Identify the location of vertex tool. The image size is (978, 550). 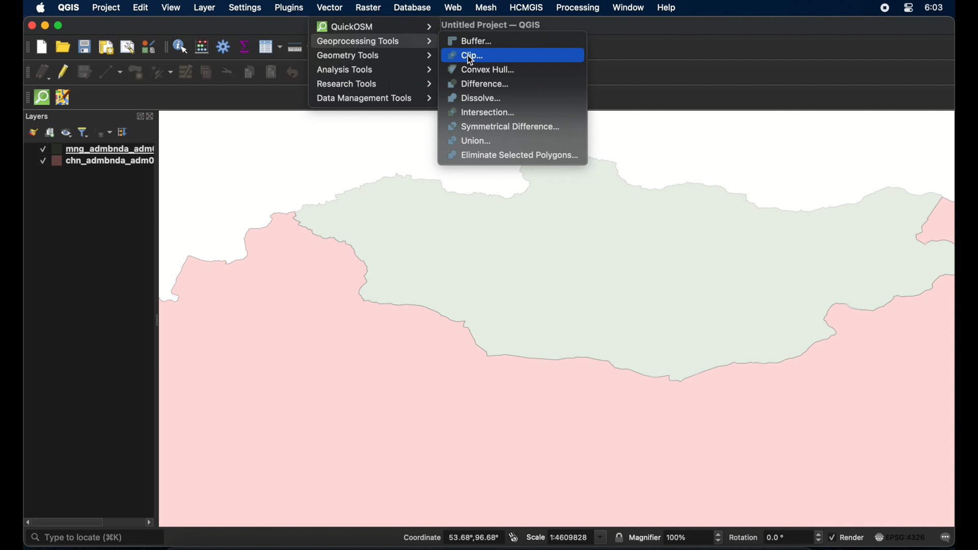
(162, 72).